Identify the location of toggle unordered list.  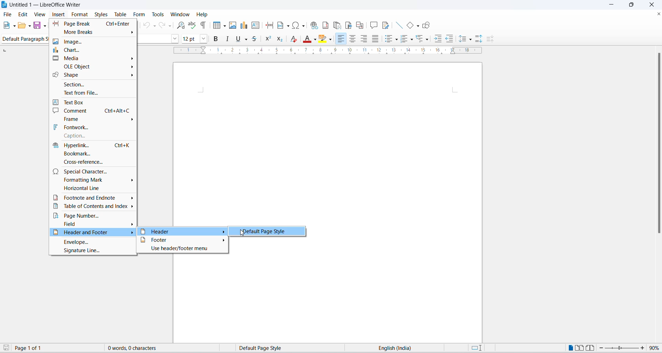
(397, 40).